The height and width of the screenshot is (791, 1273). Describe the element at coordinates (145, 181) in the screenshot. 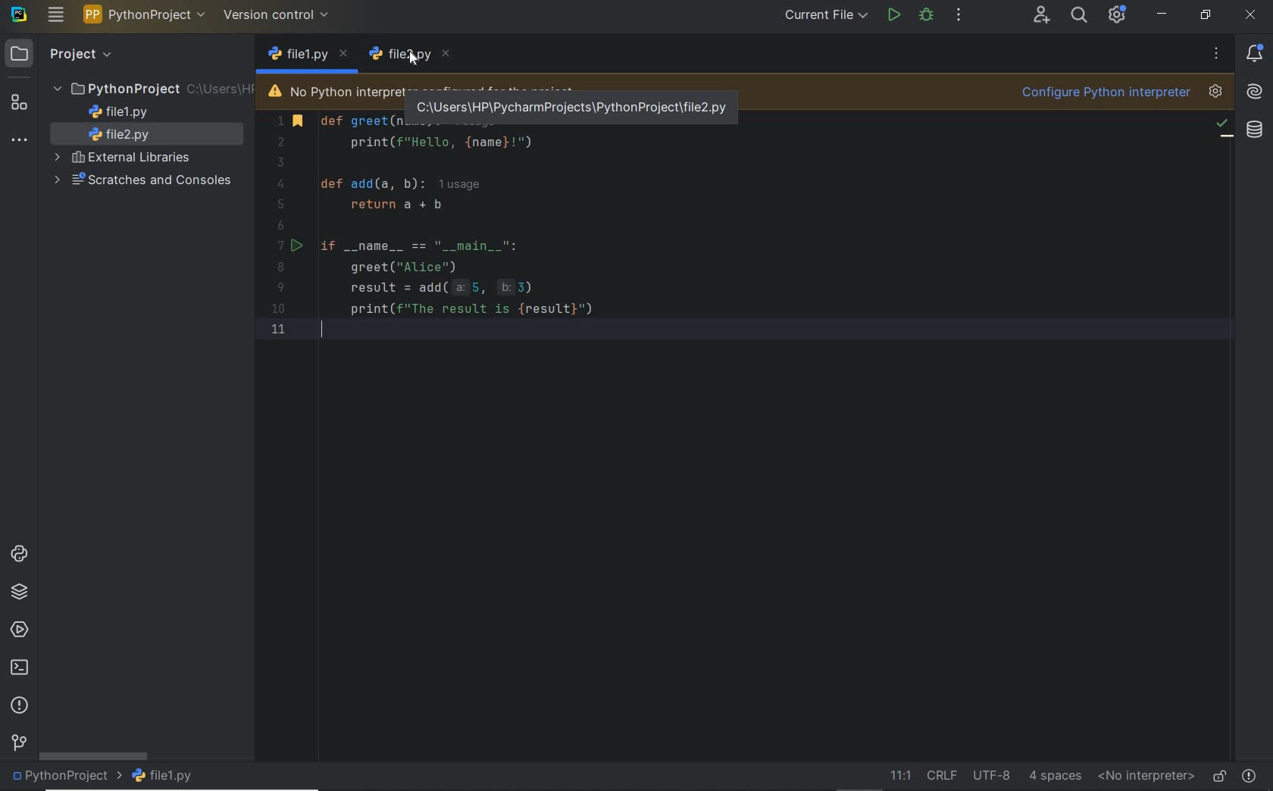

I see `scratches and consoles` at that location.